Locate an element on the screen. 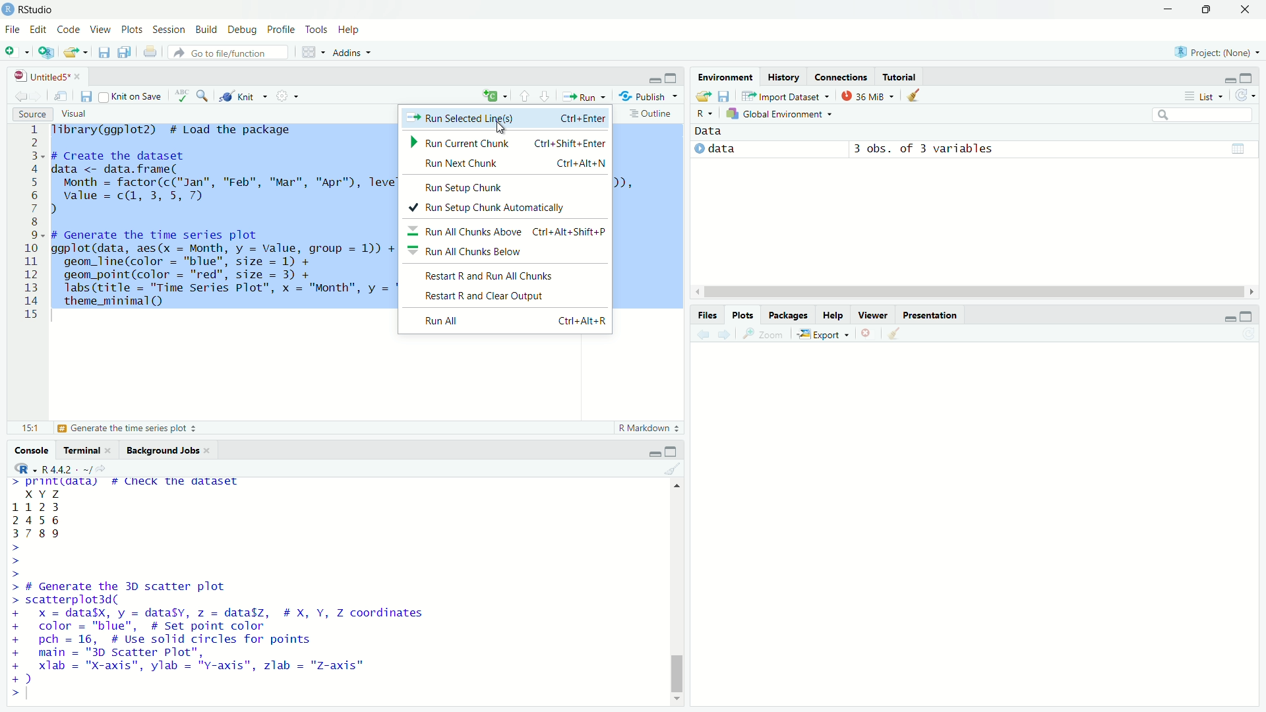 The image size is (1266, 712). clear all plots is located at coordinates (895, 335).